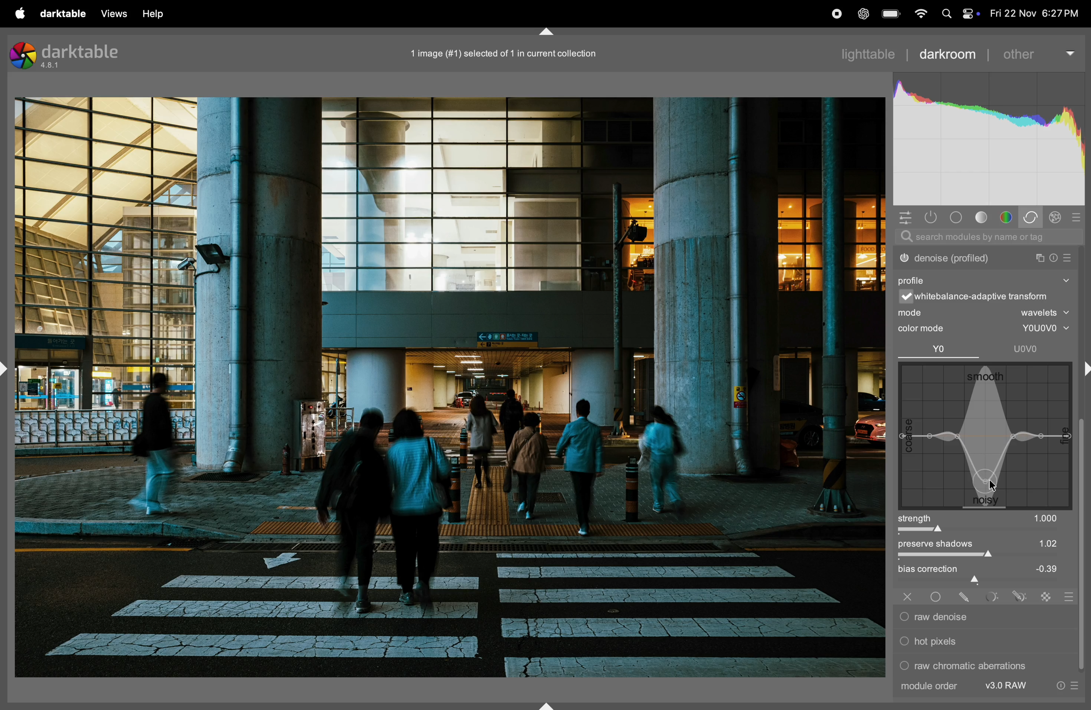 The width and height of the screenshot is (1091, 710). I want to click on wave box, so click(983, 436).